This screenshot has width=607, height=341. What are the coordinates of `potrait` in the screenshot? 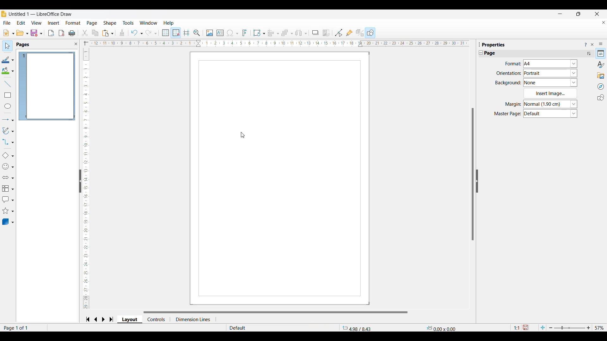 It's located at (550, 73).